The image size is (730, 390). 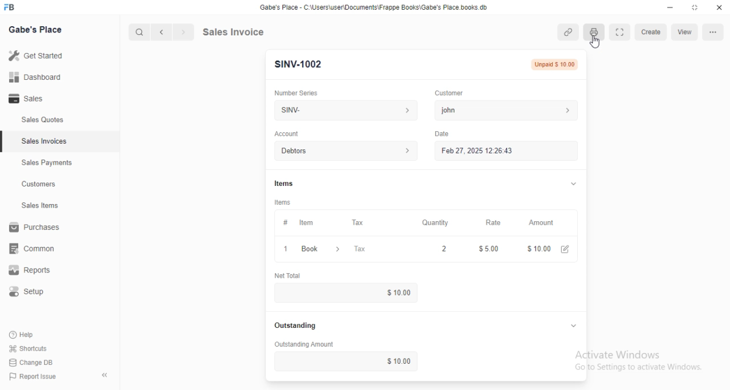 What do you see at coordinates (337, 249) in the screenshot?
I see `item information` at bounding box center [337, 249].